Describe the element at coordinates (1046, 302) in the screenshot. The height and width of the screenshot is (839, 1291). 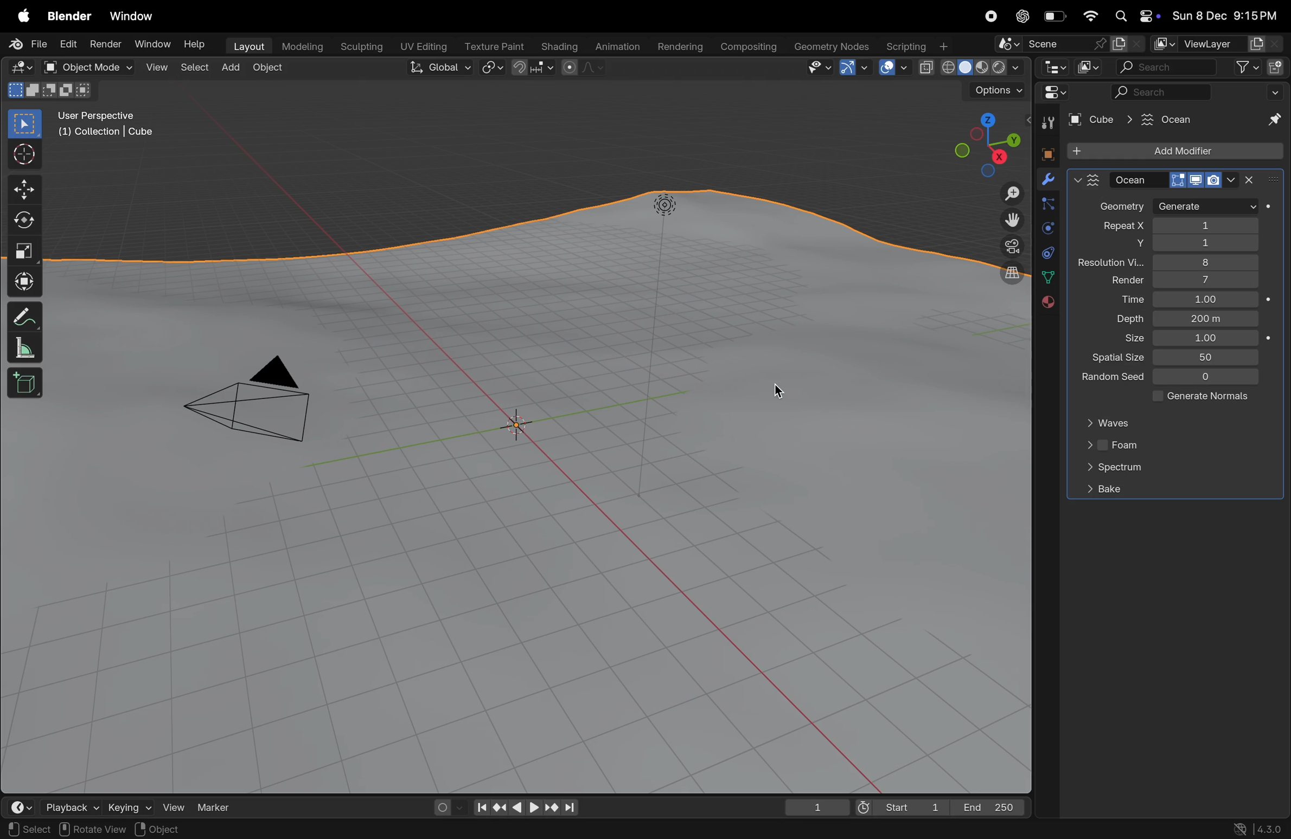
I see `material` at that location.